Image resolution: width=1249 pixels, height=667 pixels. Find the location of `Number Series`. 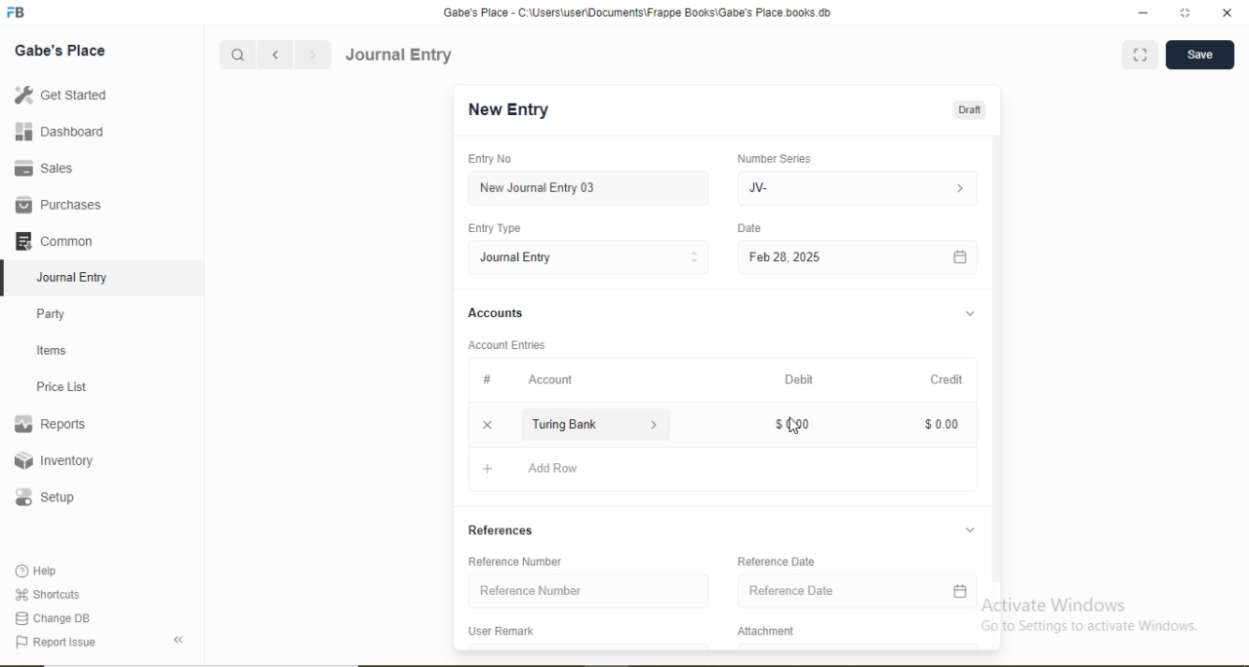

Number Series is located at coordinates (774, 159).